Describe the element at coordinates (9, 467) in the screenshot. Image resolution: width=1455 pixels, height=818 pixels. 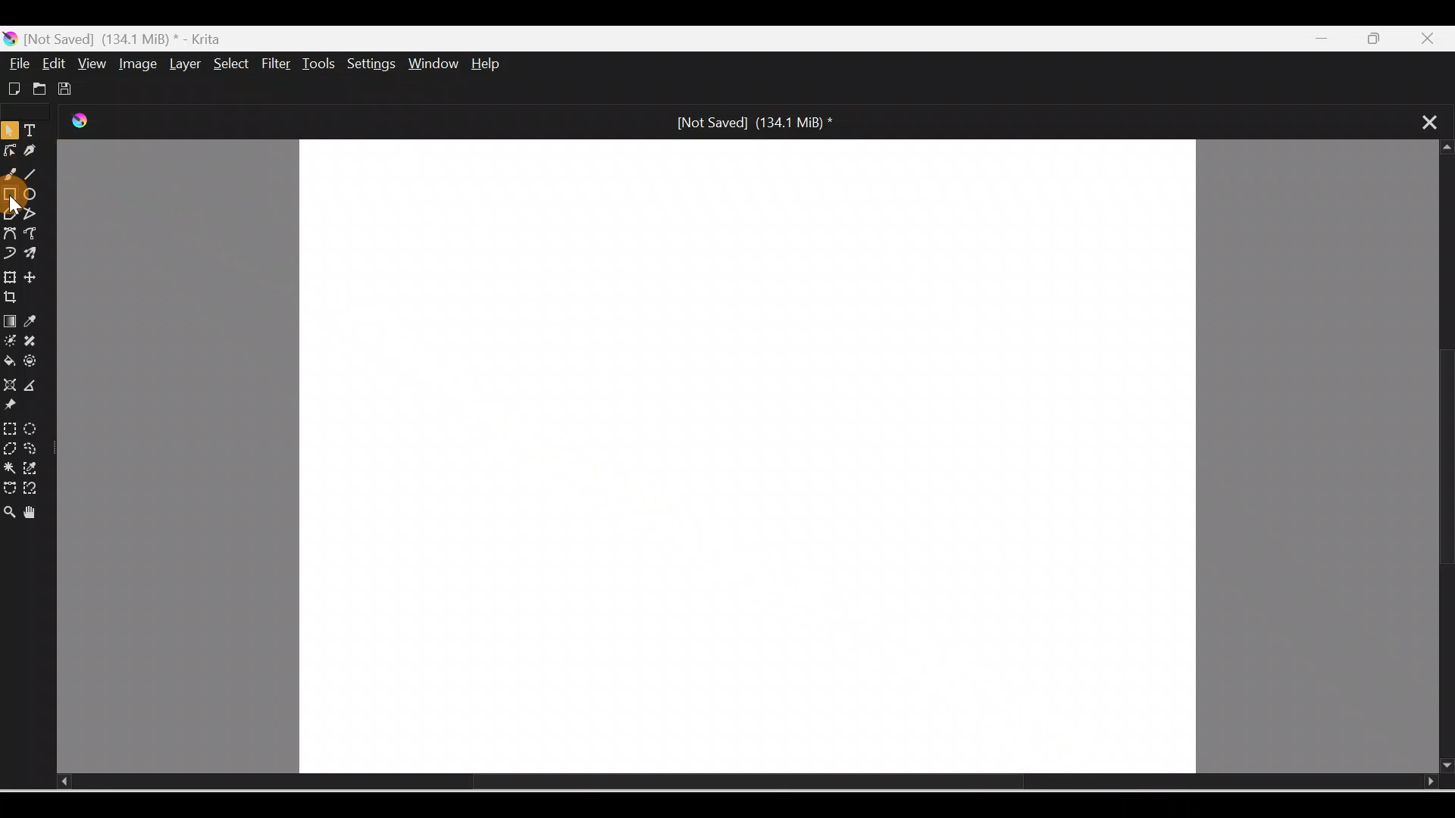
I see `Contiguous selection tool` at that location.